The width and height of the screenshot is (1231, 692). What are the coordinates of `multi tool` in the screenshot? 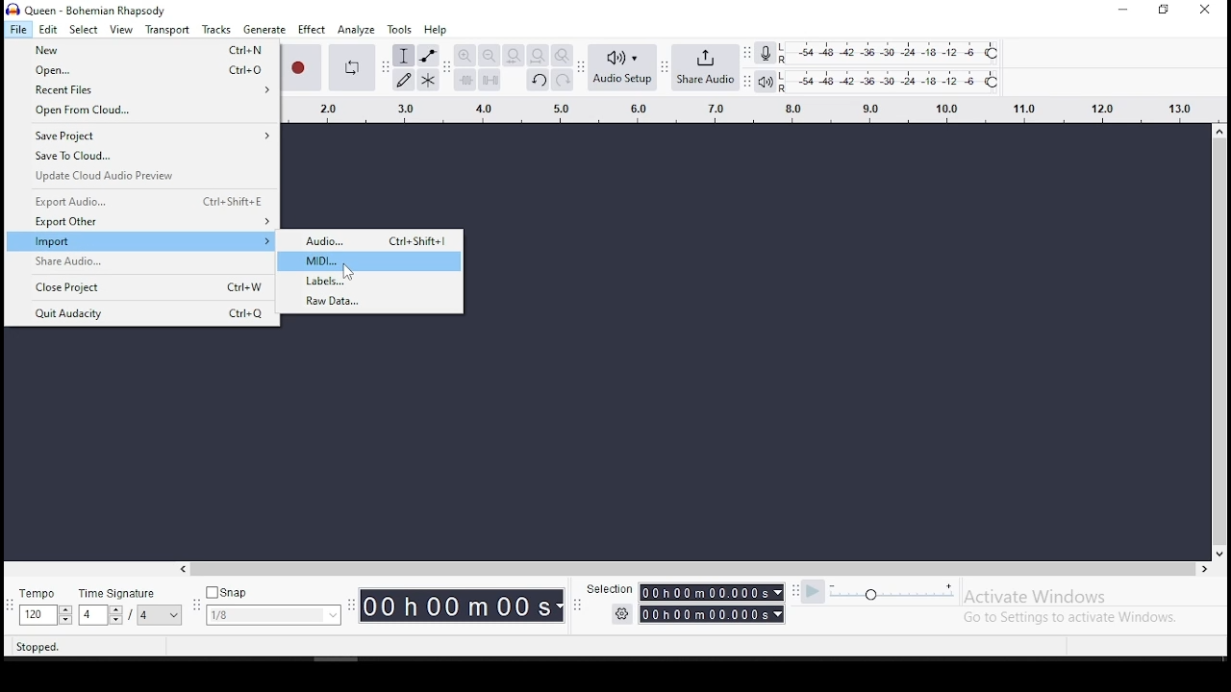 It's located at (429, 81).